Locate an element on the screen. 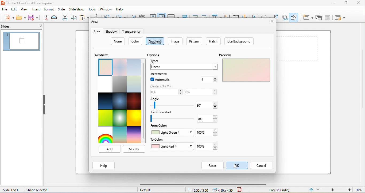  paste is located at coordinates (85, 17).